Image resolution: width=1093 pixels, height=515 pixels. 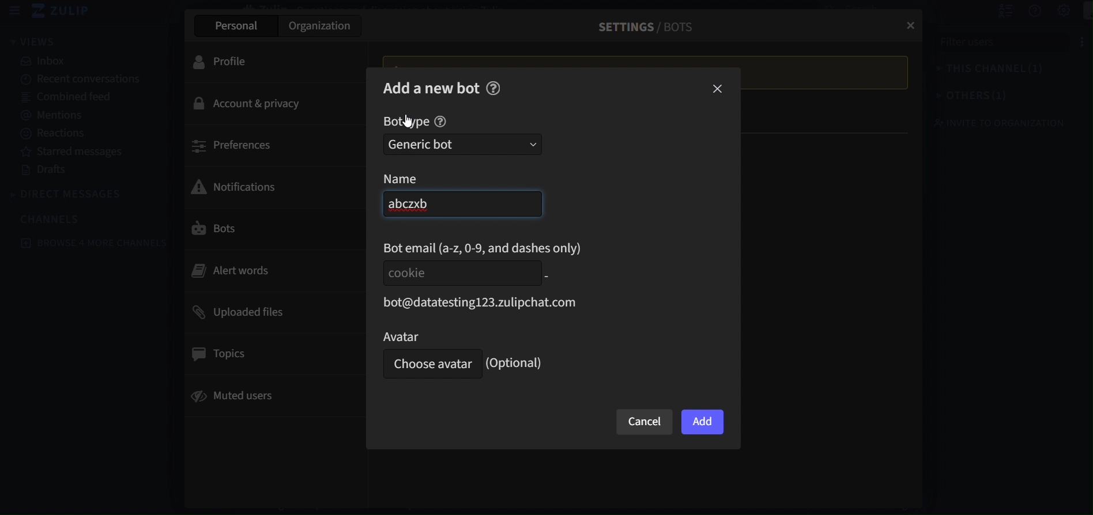 I want to click on reactions, so click(x=82, y=134).